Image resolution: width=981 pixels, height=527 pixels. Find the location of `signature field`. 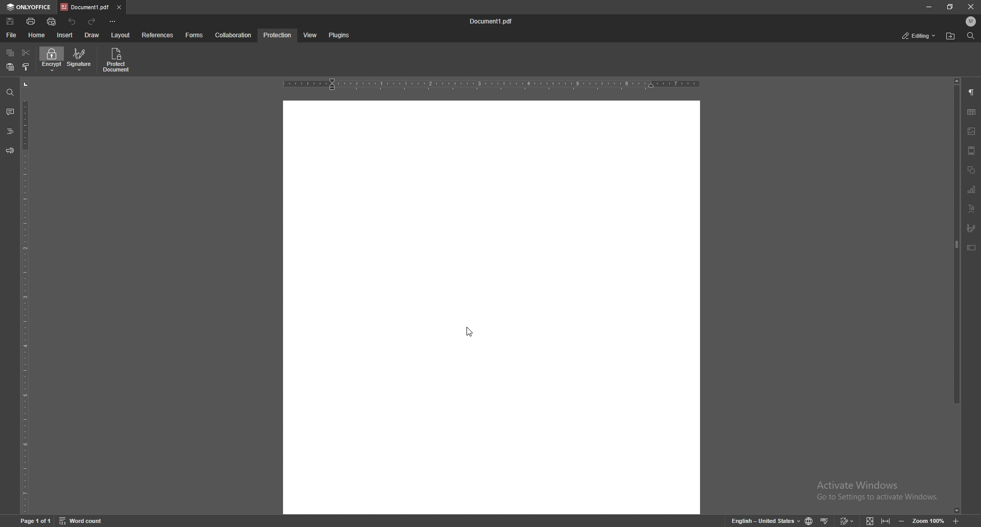

signature field is located at coordinates (972, 227).